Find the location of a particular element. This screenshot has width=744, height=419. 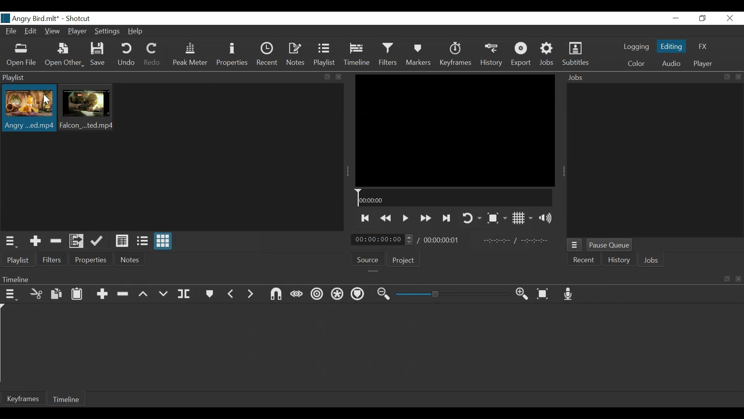

Record audio track is located at coordinates (569, 294).